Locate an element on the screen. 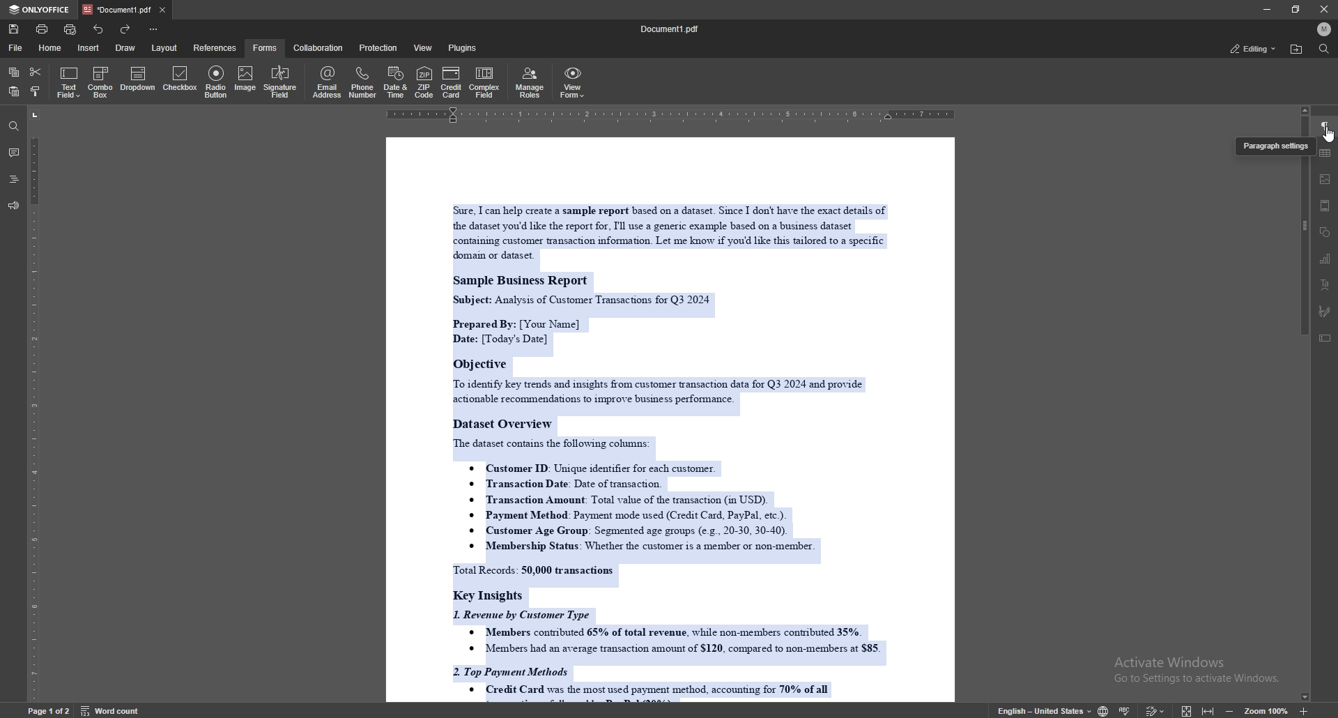 Image resolution: width=1338 pixels, height=718 pixels. horizontal scale is located at coordinates (670, 115).